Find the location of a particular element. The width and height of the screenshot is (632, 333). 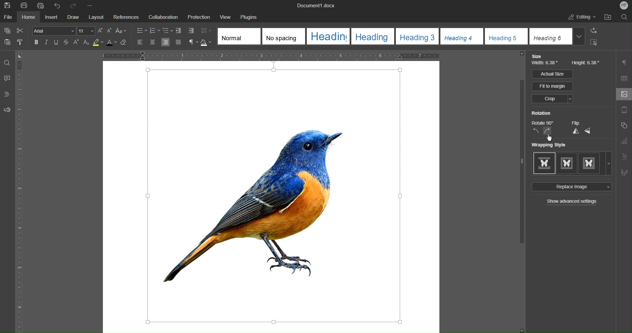

Image Settings is located at coordinates (624, 95).